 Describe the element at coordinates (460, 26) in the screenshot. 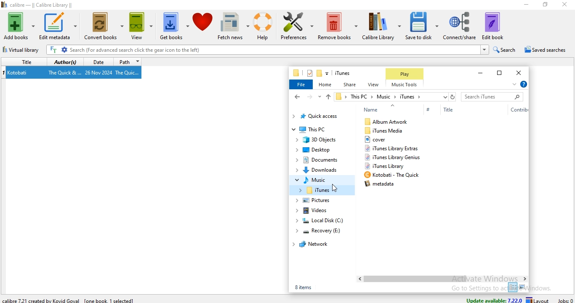

I see `connect/share` at that location.